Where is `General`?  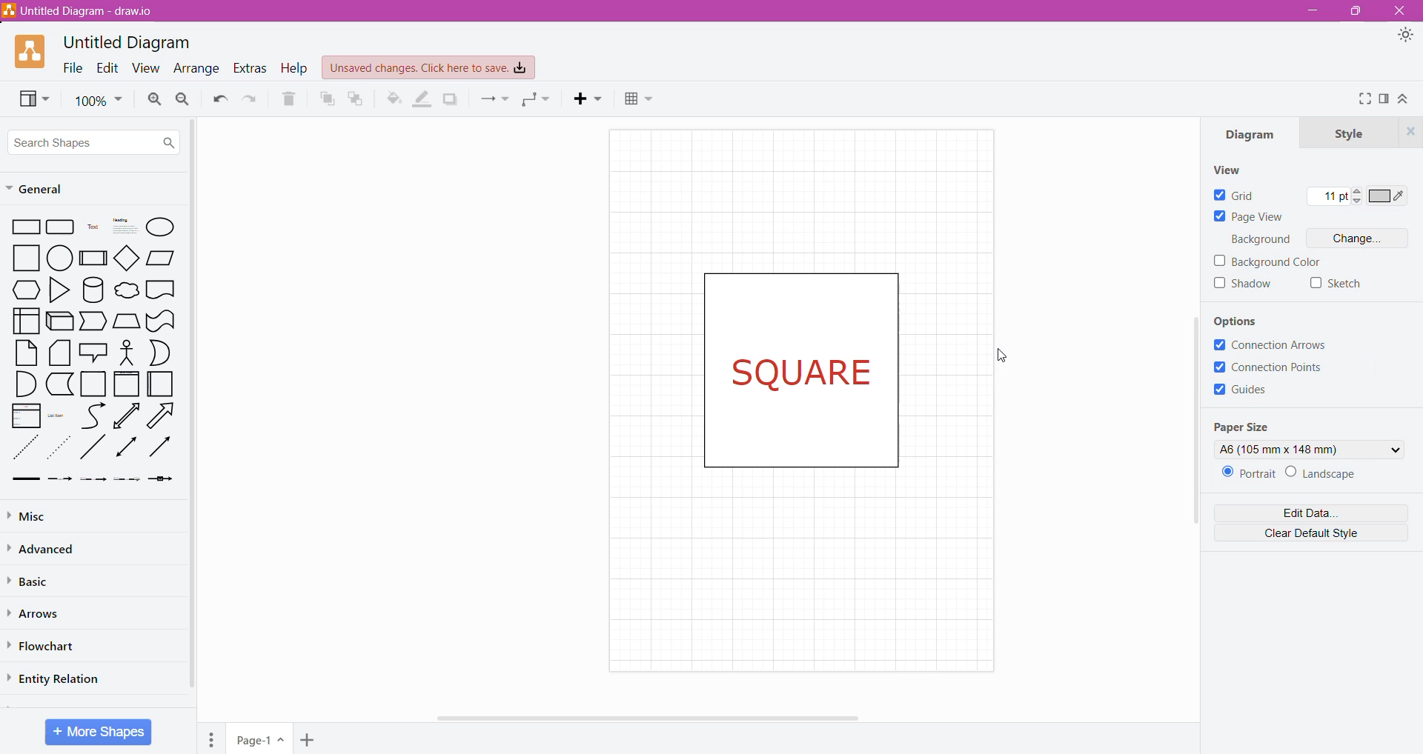
General is located at coordinates (42, 190).